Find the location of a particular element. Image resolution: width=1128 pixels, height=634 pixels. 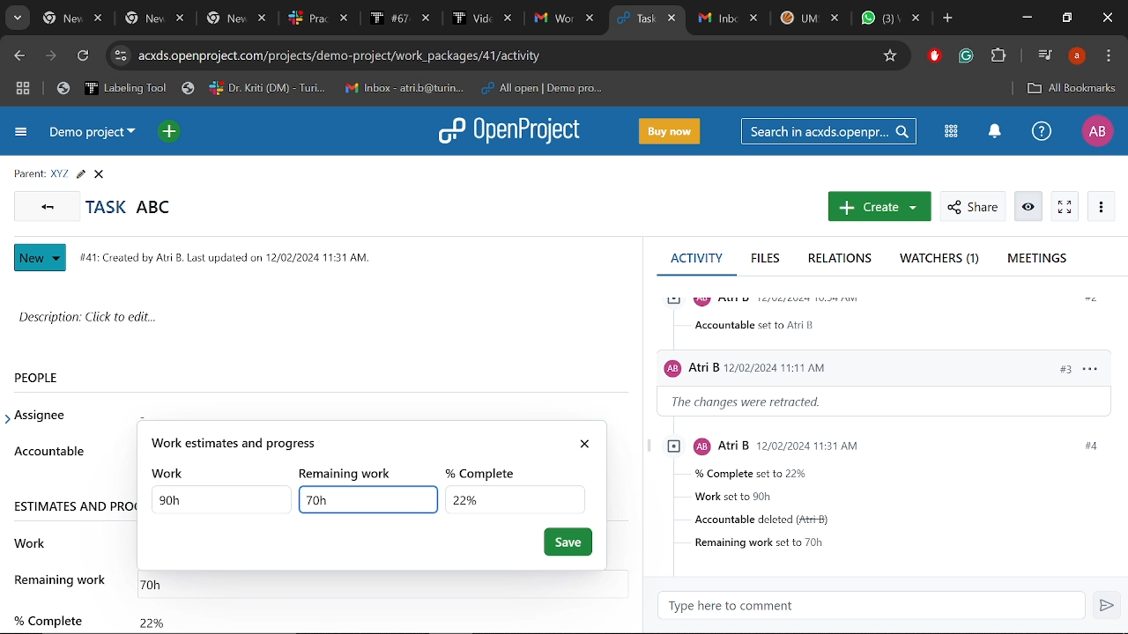

scrollbar is located at coordinates (639, 384).